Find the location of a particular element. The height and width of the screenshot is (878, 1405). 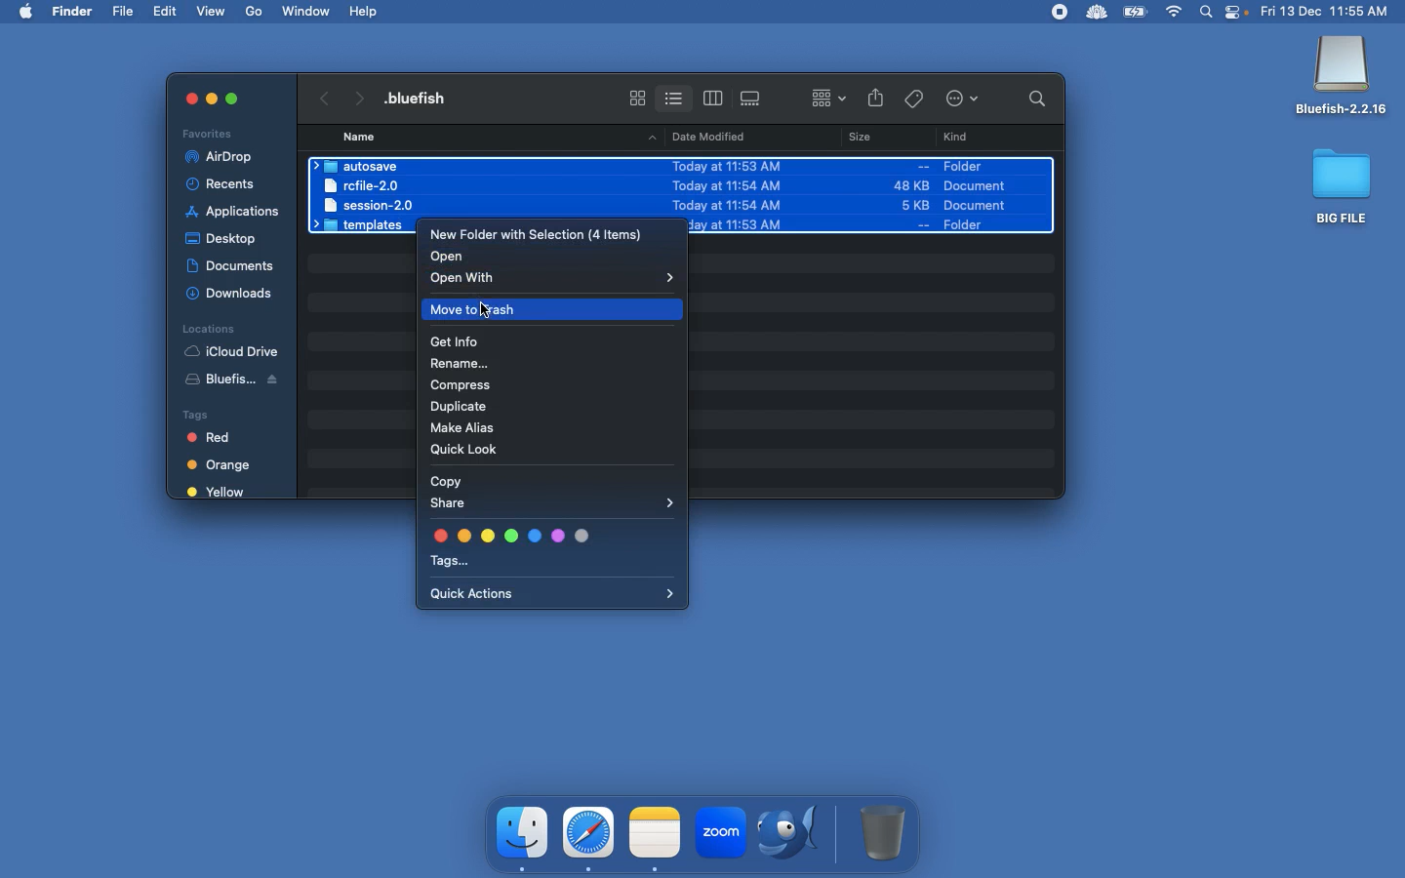

session-2.0 is located at coordinates (365, 204).